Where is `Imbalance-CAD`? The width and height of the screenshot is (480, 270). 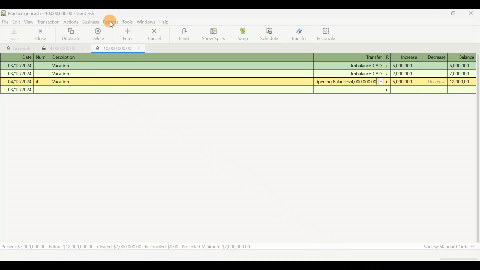 Imbalance-CAD is located at coordinates (365, 74).